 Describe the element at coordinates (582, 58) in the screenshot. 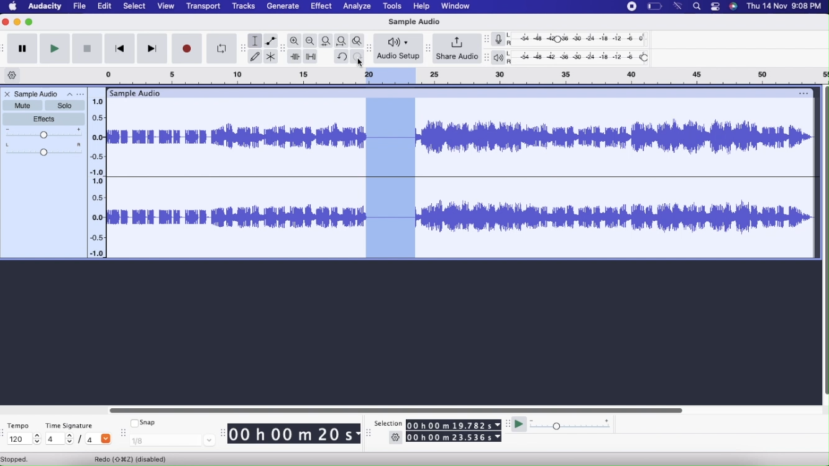

I see `Playback level` at that location.